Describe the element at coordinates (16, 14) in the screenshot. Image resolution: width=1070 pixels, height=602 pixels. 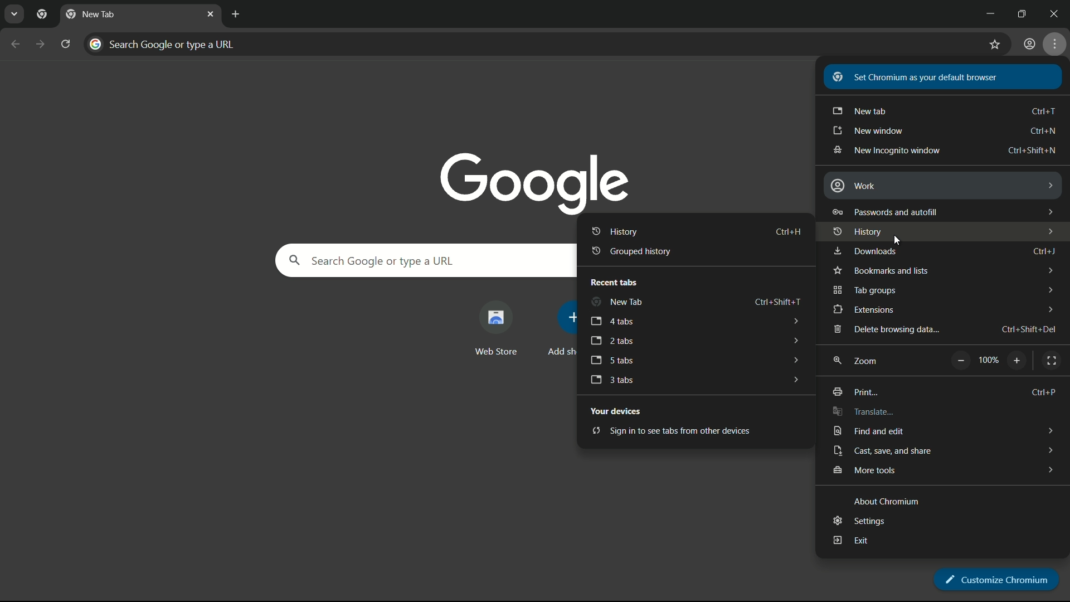
I see `search tabs` at that location.